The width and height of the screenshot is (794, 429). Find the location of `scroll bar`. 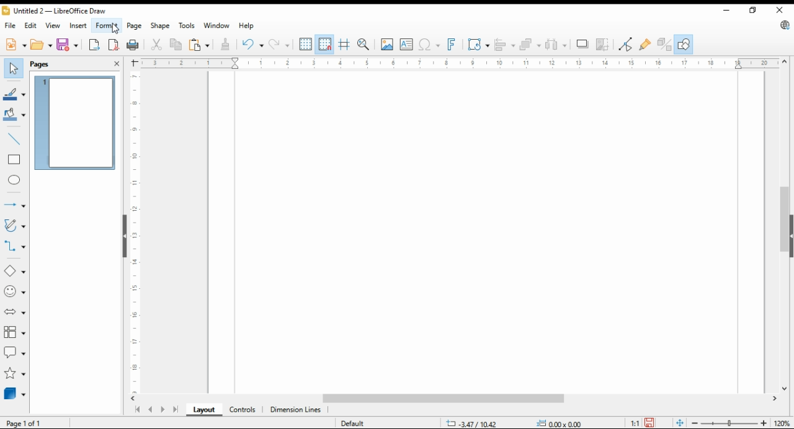

scroll bar is located at coordinates (784, 225).